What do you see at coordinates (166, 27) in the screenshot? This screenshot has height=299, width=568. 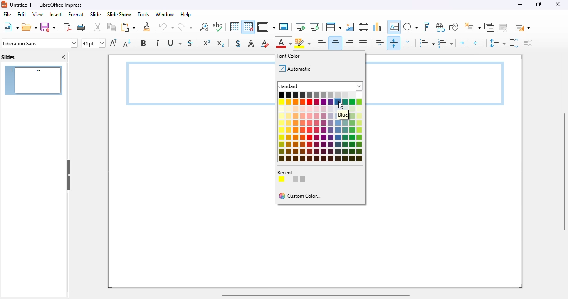 I see `undo` at bounding box center [166, 27].